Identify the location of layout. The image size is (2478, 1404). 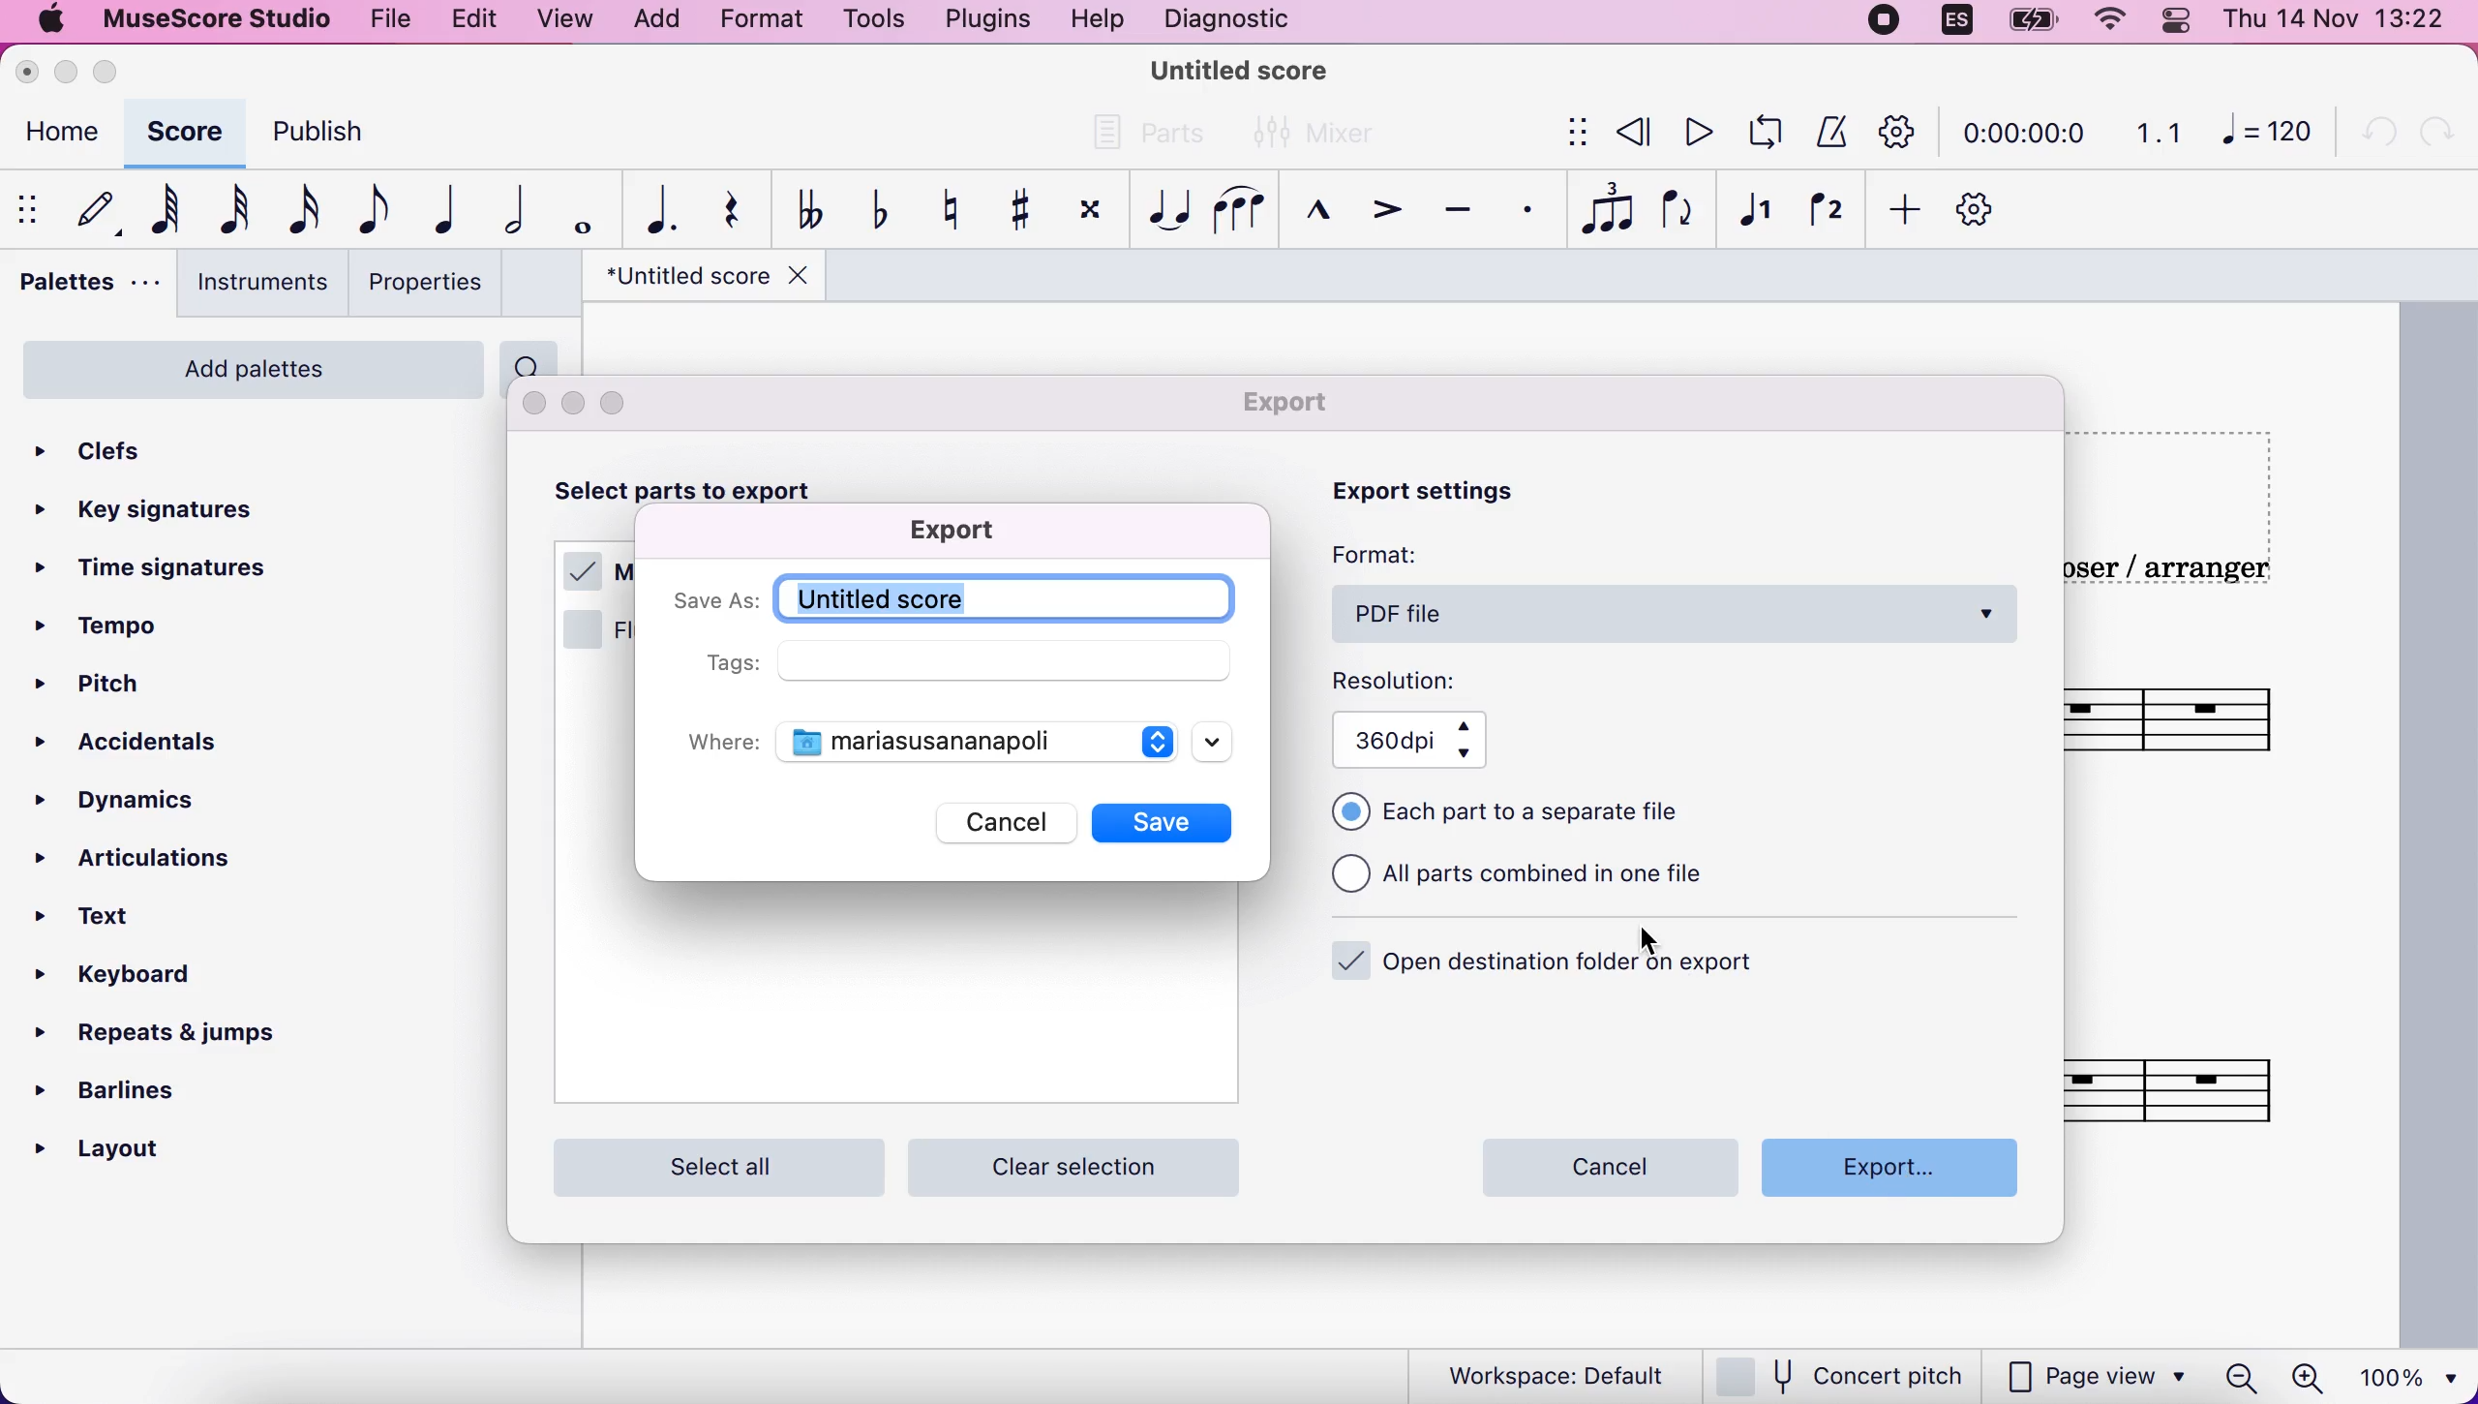
(133, 1151).